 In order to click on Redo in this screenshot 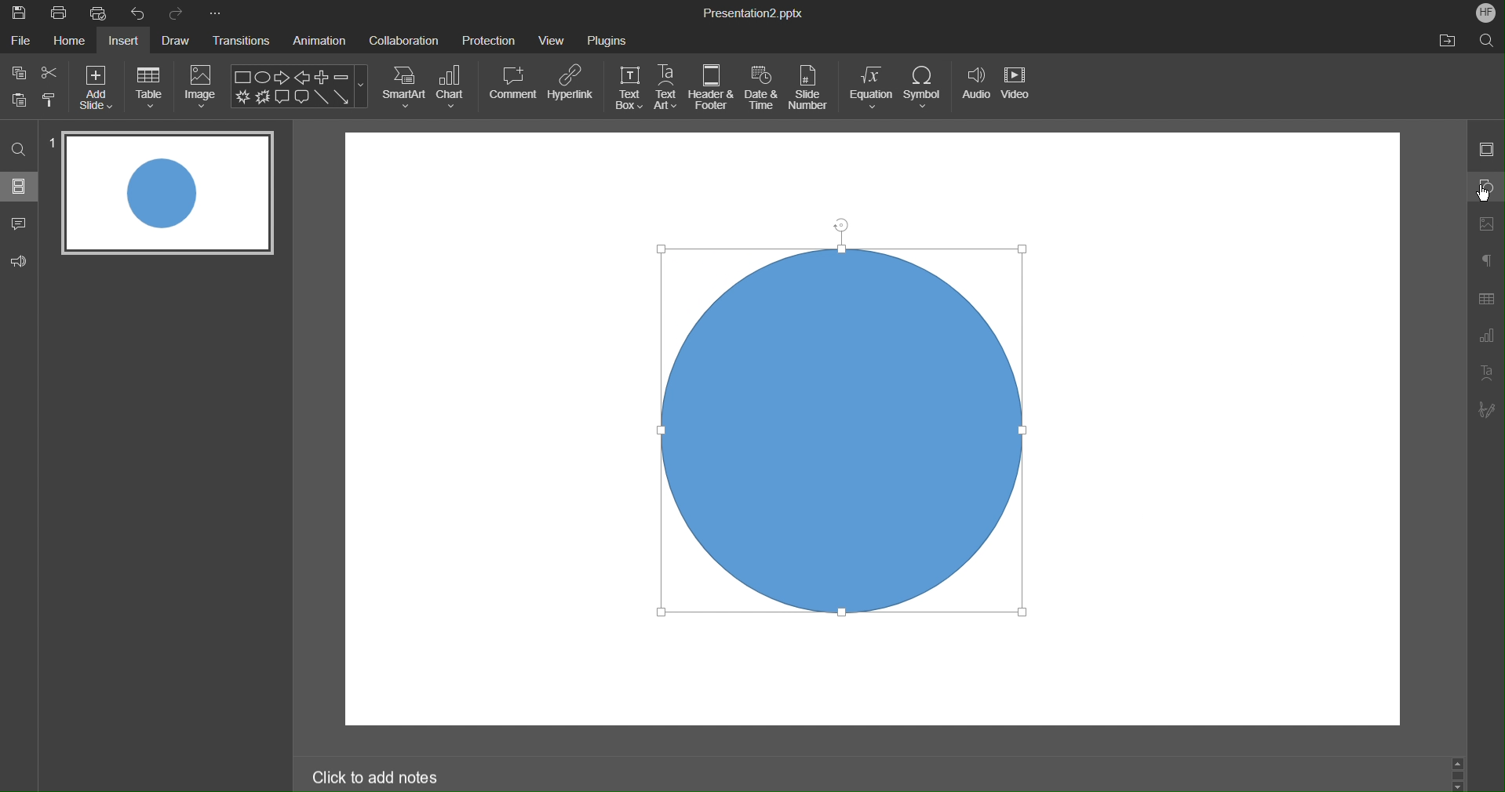, I will do `click(177, 13)`.